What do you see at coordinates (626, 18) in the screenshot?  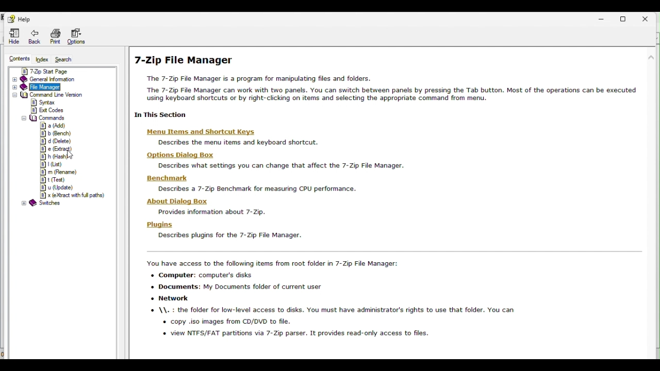 I see `restore` at bounding box center [626, 18].